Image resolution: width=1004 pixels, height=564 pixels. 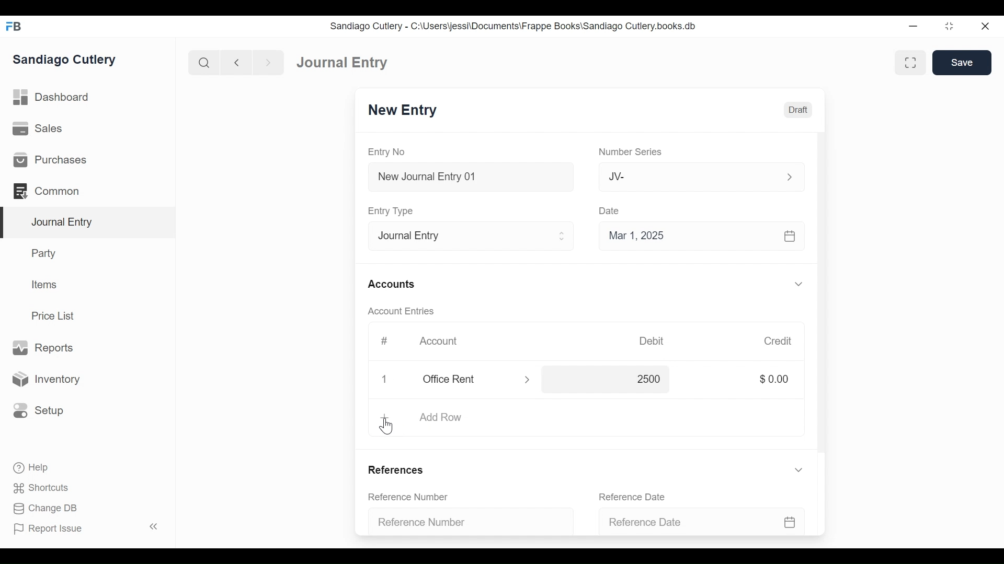 What do you see at coordinates (202, 61) in the screenshot?
I see `search ` at bounding box center [202, 61].